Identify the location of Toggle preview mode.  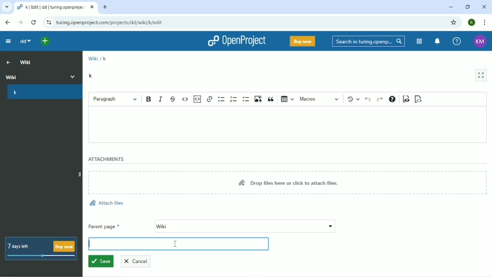
(405, 100).